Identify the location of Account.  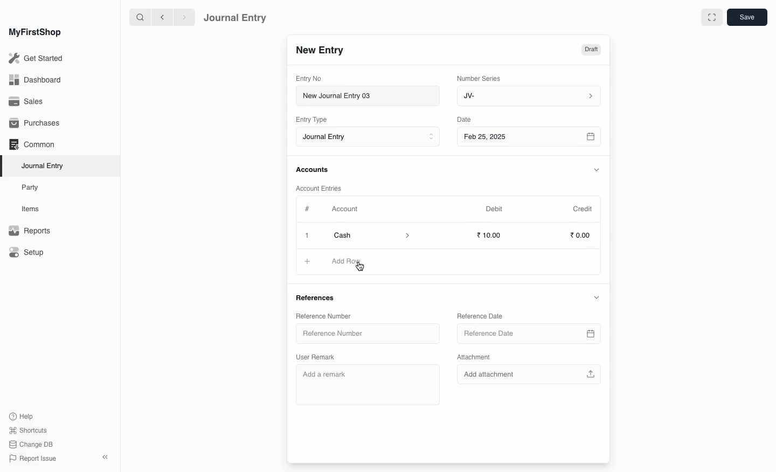
(344, 209).